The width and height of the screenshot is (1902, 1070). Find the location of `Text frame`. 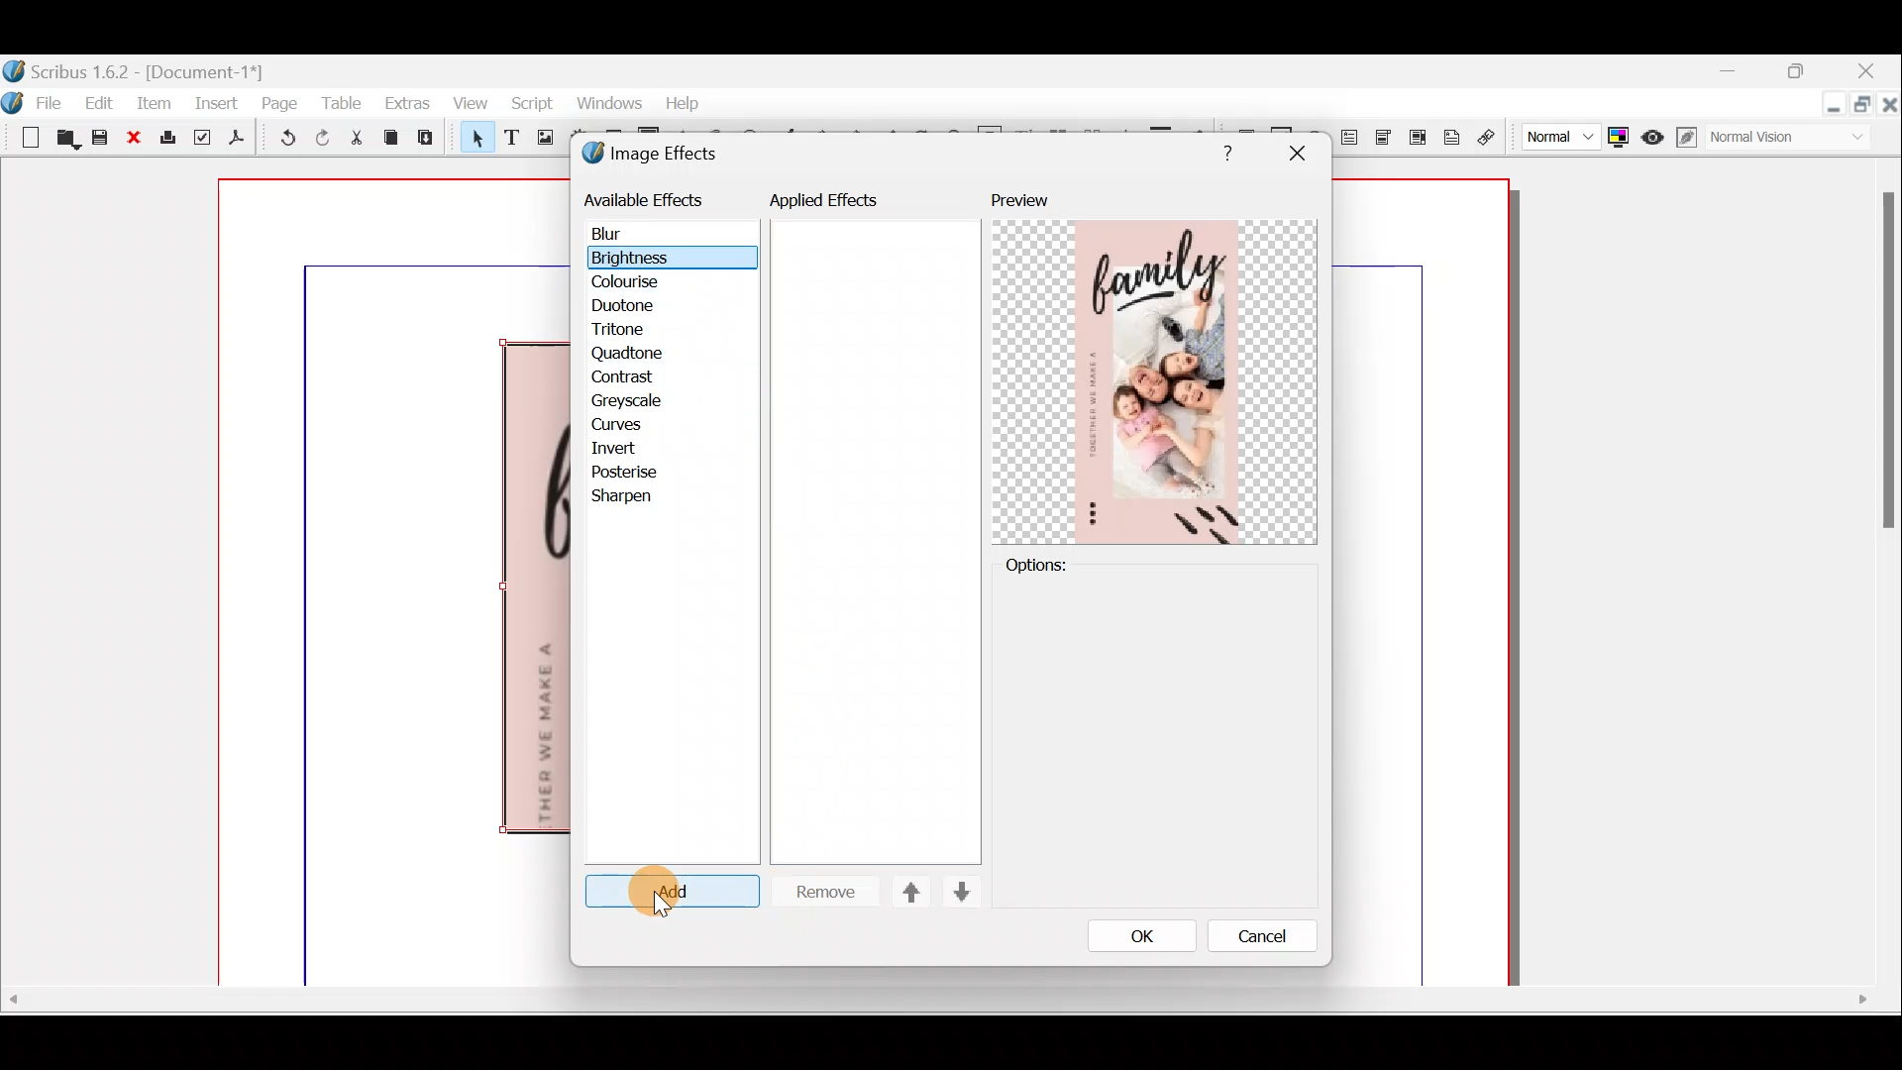

Text frame is located at coordinates (510, 139).